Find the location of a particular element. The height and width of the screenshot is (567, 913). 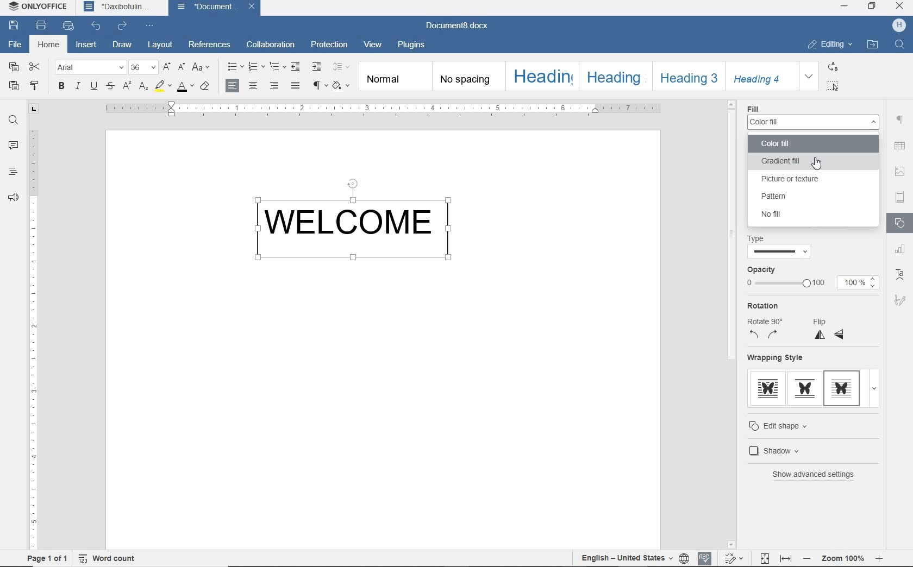

TAB STOP is located at coordinates (33, 110).